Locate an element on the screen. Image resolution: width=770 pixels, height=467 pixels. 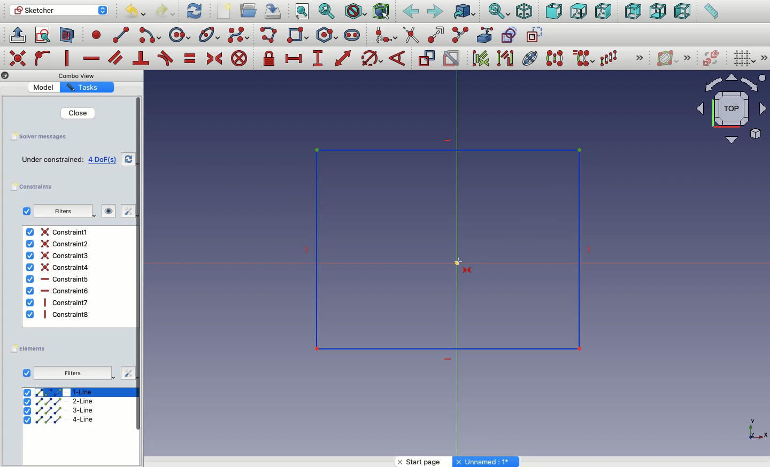
Combo View is located at coordinates (77, 75).